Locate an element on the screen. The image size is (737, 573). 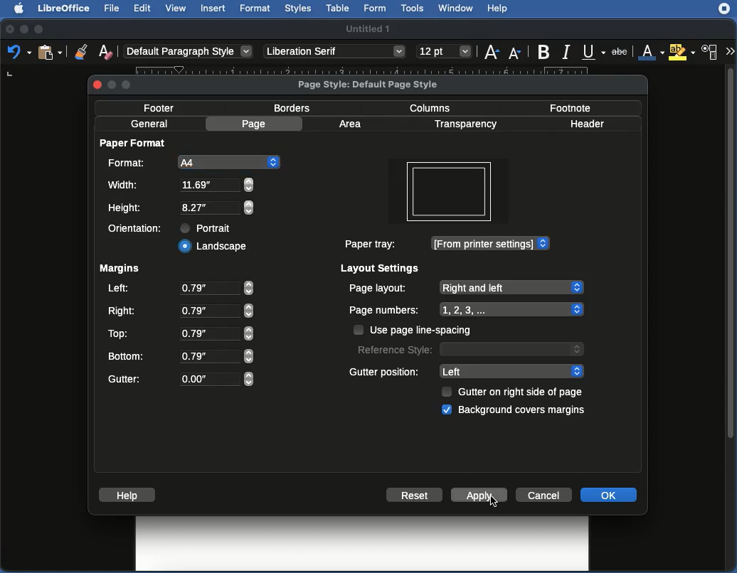
8.27 is located at coordinates (219, 185).